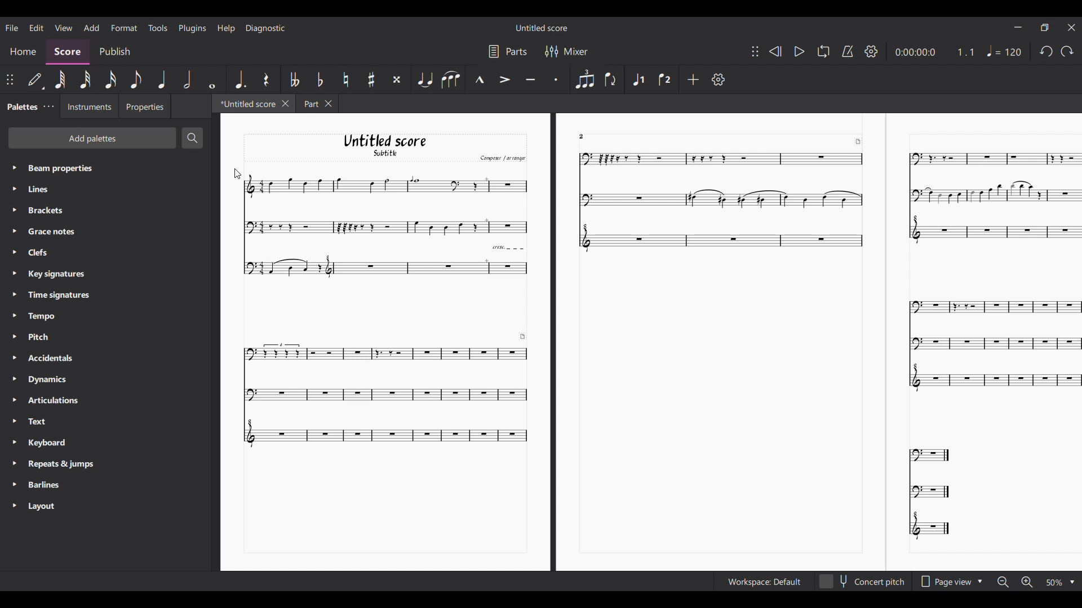 Image resolution: width=1082 pixels, height=608 pixels. I want to click on Tempo, so click(1006, 51).